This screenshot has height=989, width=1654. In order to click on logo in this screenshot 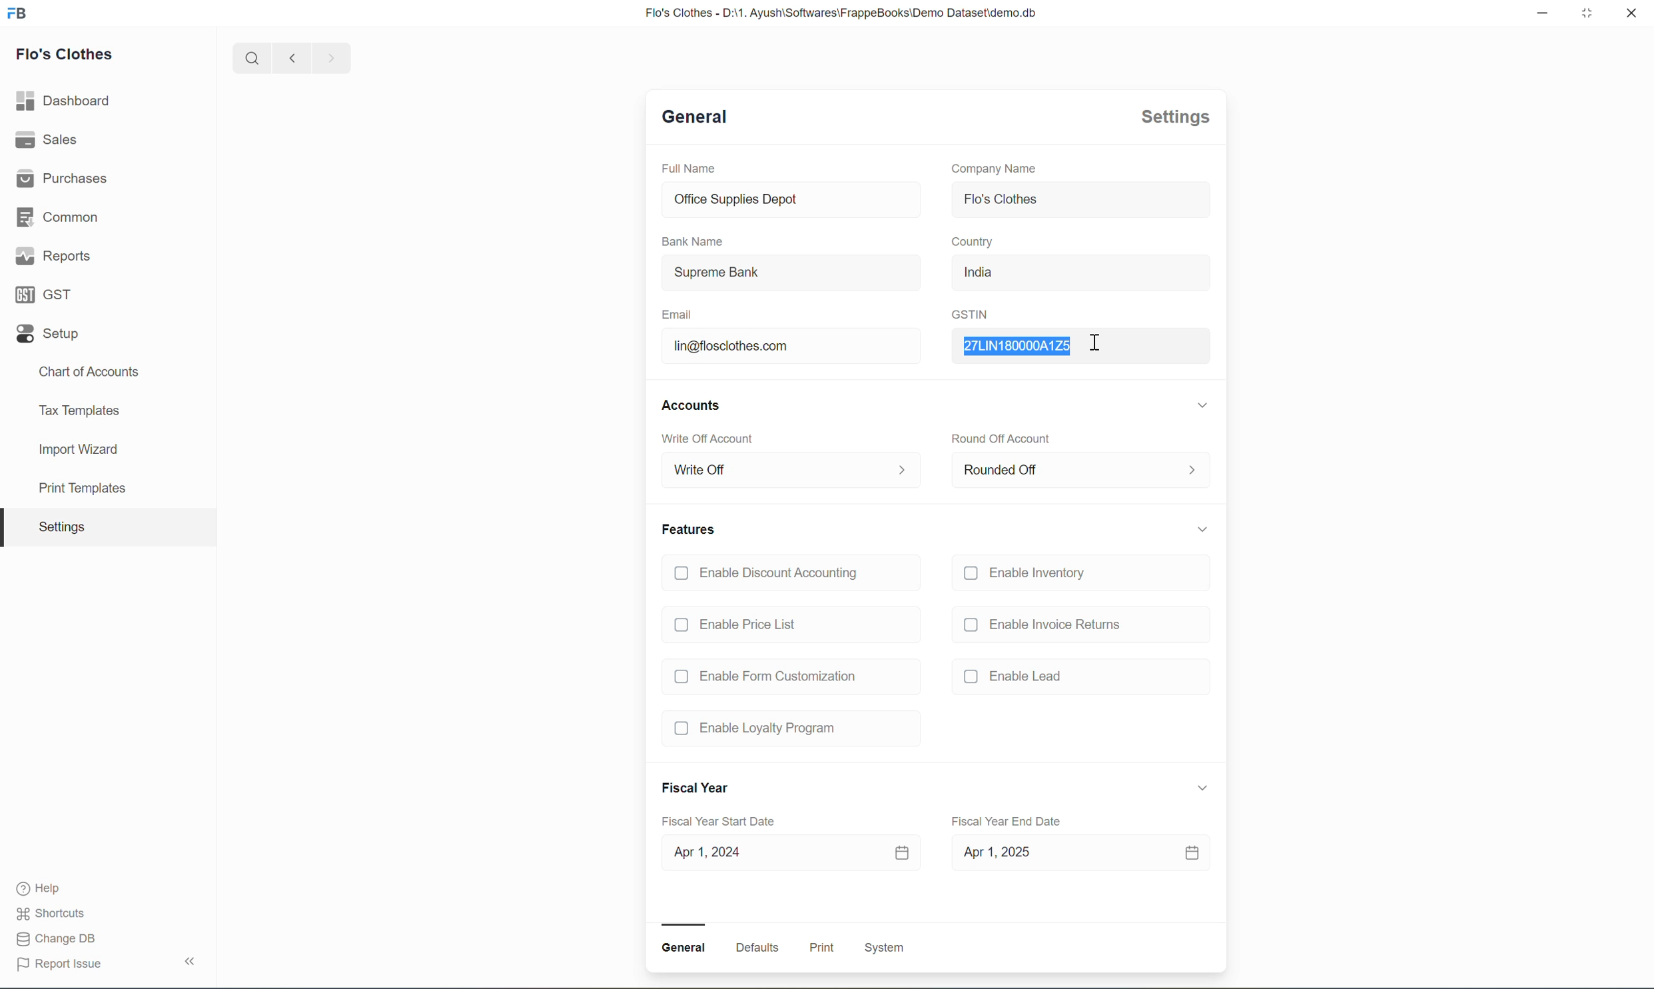, I will do `click(18, 11)`.